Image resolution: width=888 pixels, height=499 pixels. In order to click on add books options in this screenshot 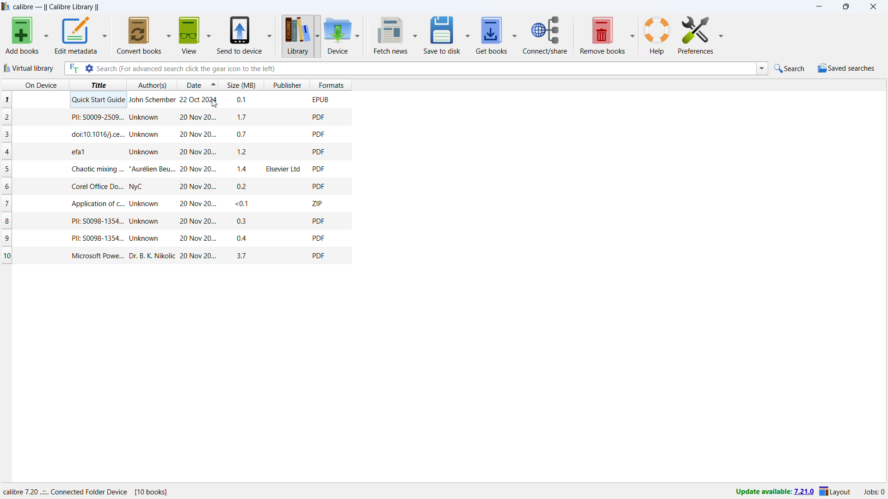, I will do `click(48, 36)`.